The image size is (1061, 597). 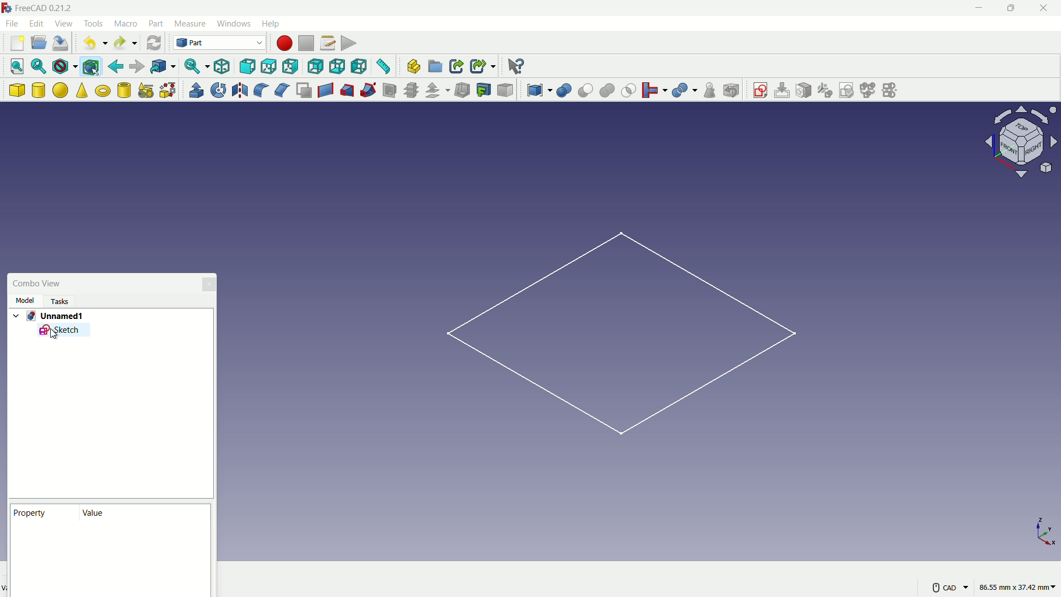 What do you see at coordinates (190, 23) in the screenshot?
I see `measure` at bounding box center [190, 23].